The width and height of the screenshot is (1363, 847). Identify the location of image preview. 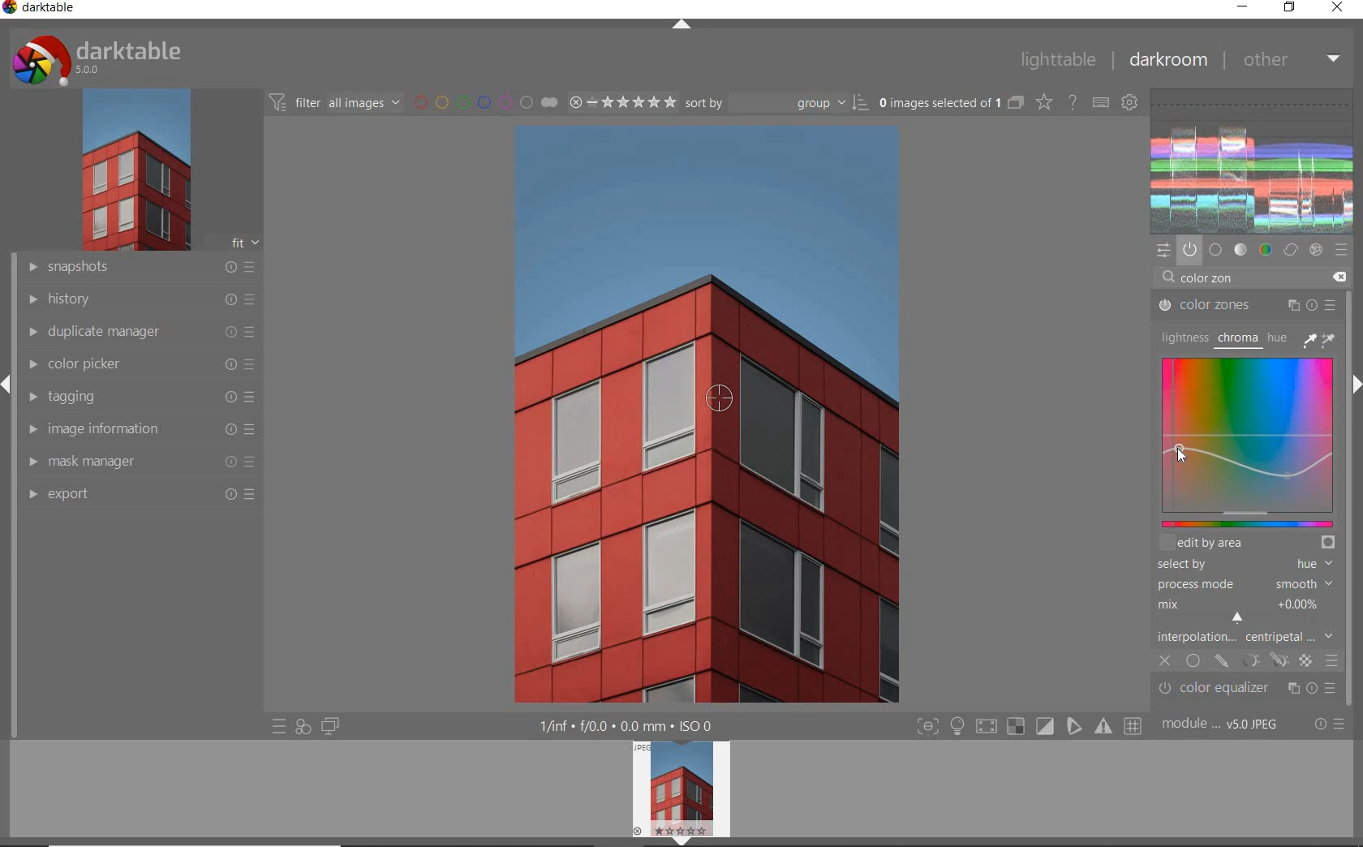
(678, 784).